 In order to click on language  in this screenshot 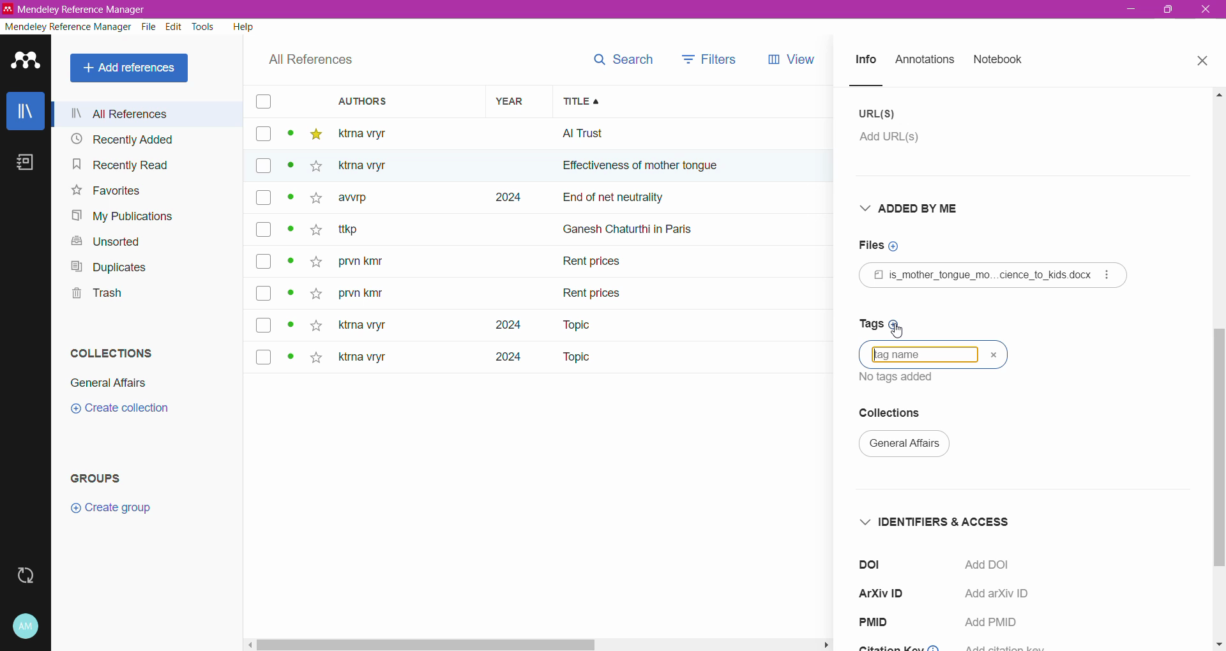, I will do `click(935, 354)`.